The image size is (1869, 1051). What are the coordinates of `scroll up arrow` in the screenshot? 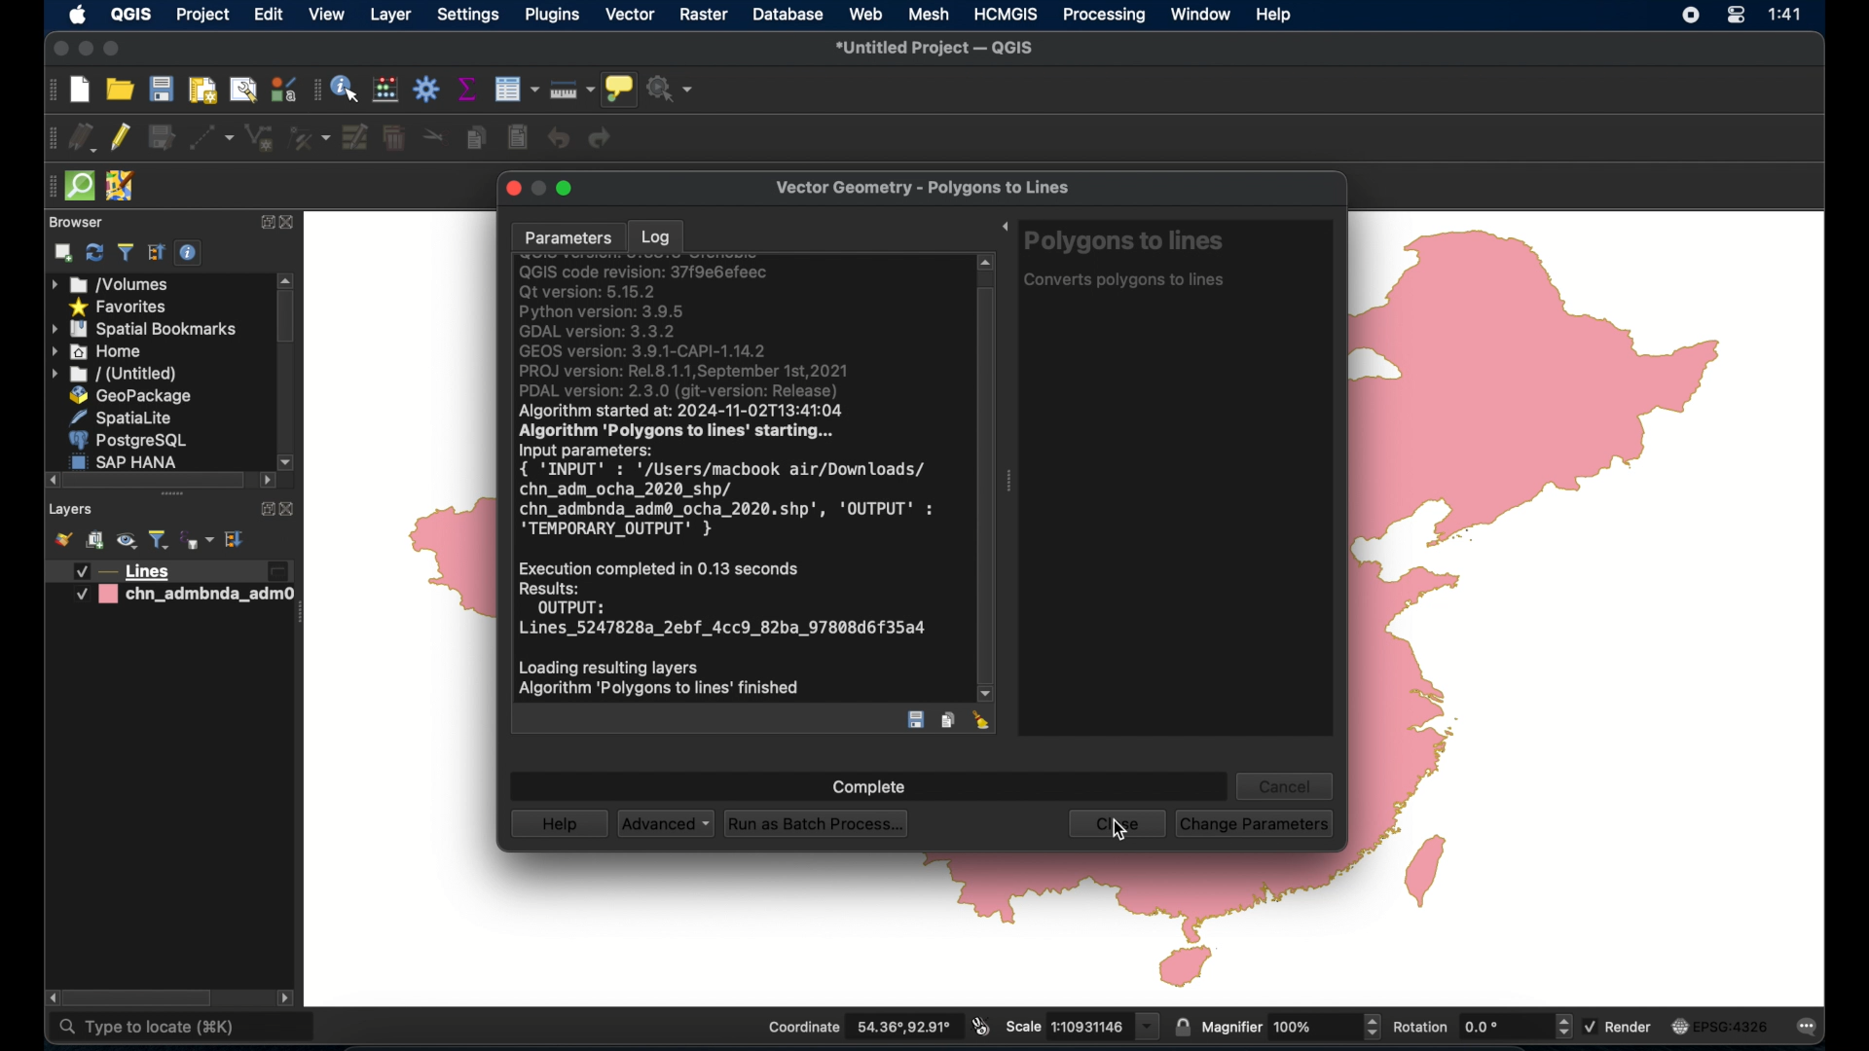 It's located at (286, 279).